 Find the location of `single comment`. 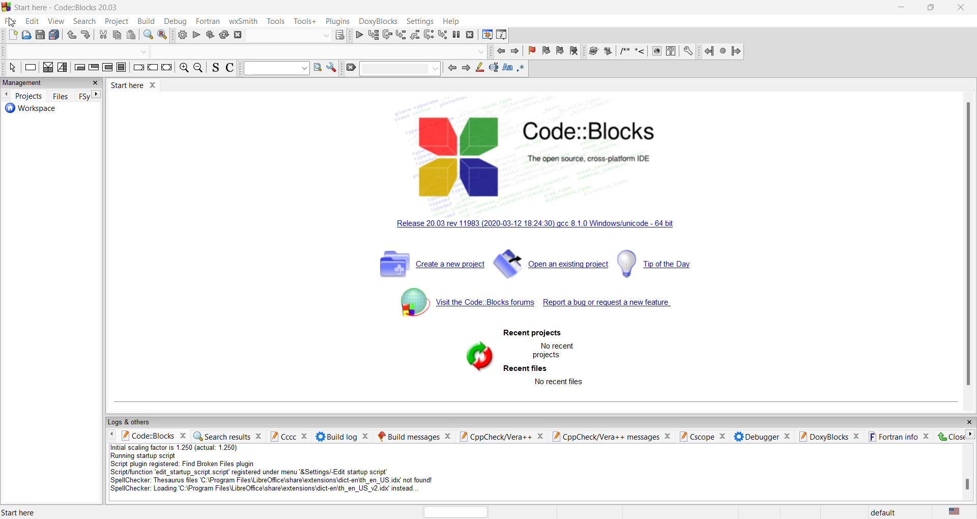

single comment is located at coordinates (640, 52).